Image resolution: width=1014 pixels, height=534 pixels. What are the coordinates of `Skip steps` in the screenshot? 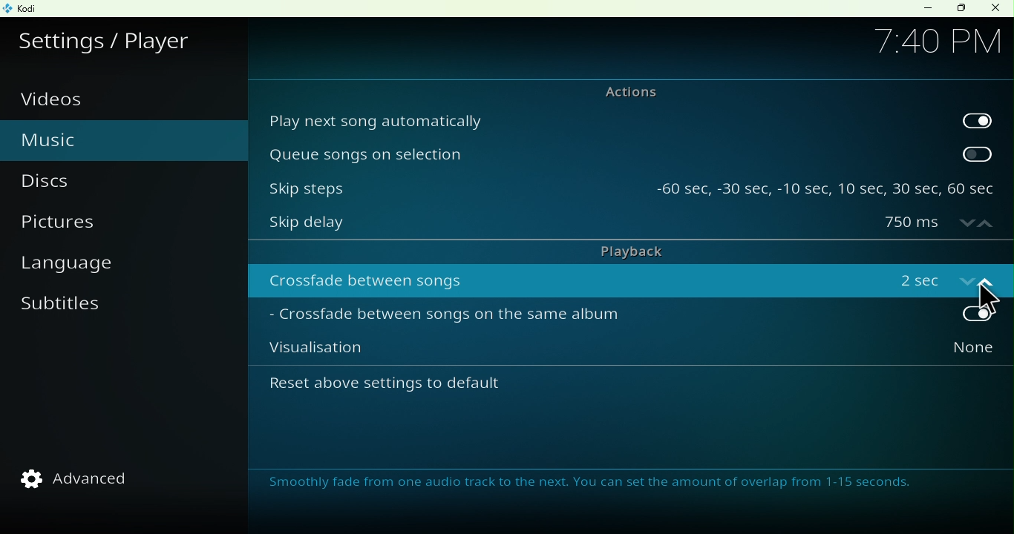 It's located at (450, 184).